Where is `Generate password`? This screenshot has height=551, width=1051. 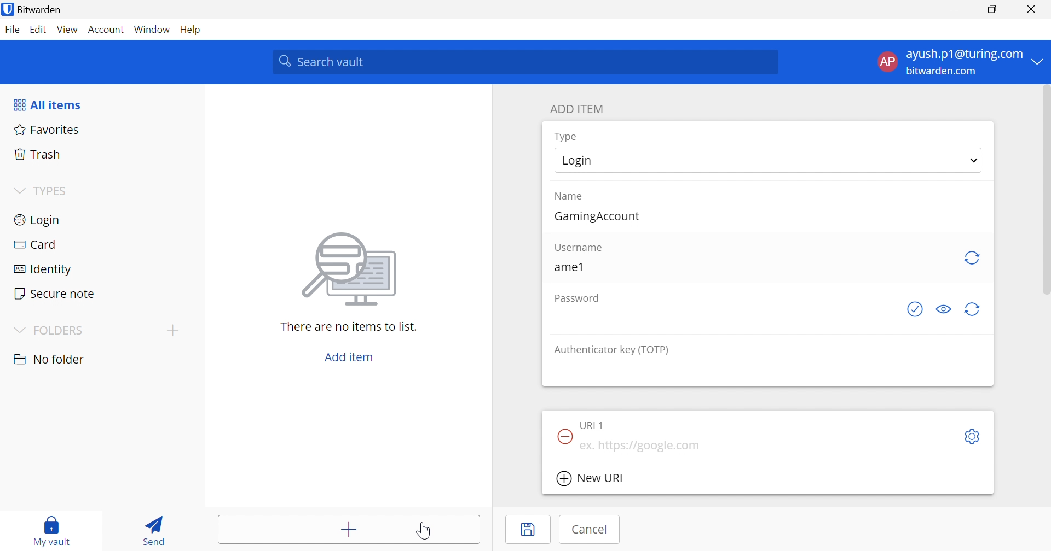 Generate password is located at coordinates (917, 310).